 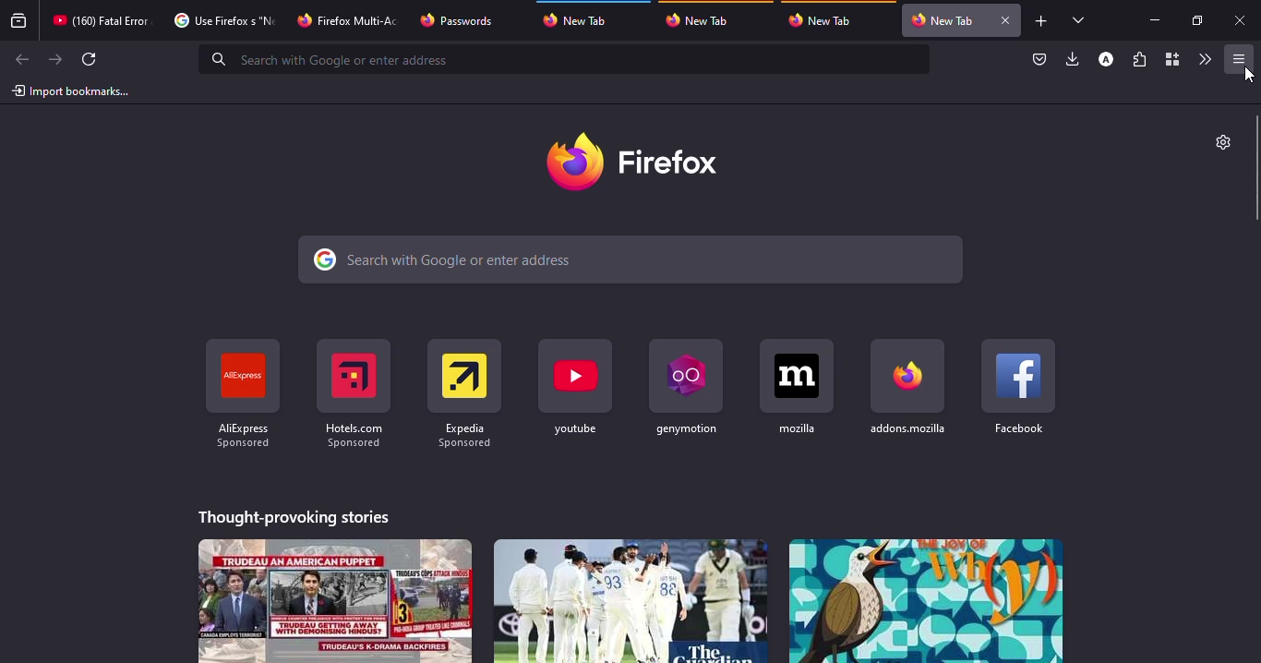 I want to click on save to pocket, so click(x=1039, y=60).